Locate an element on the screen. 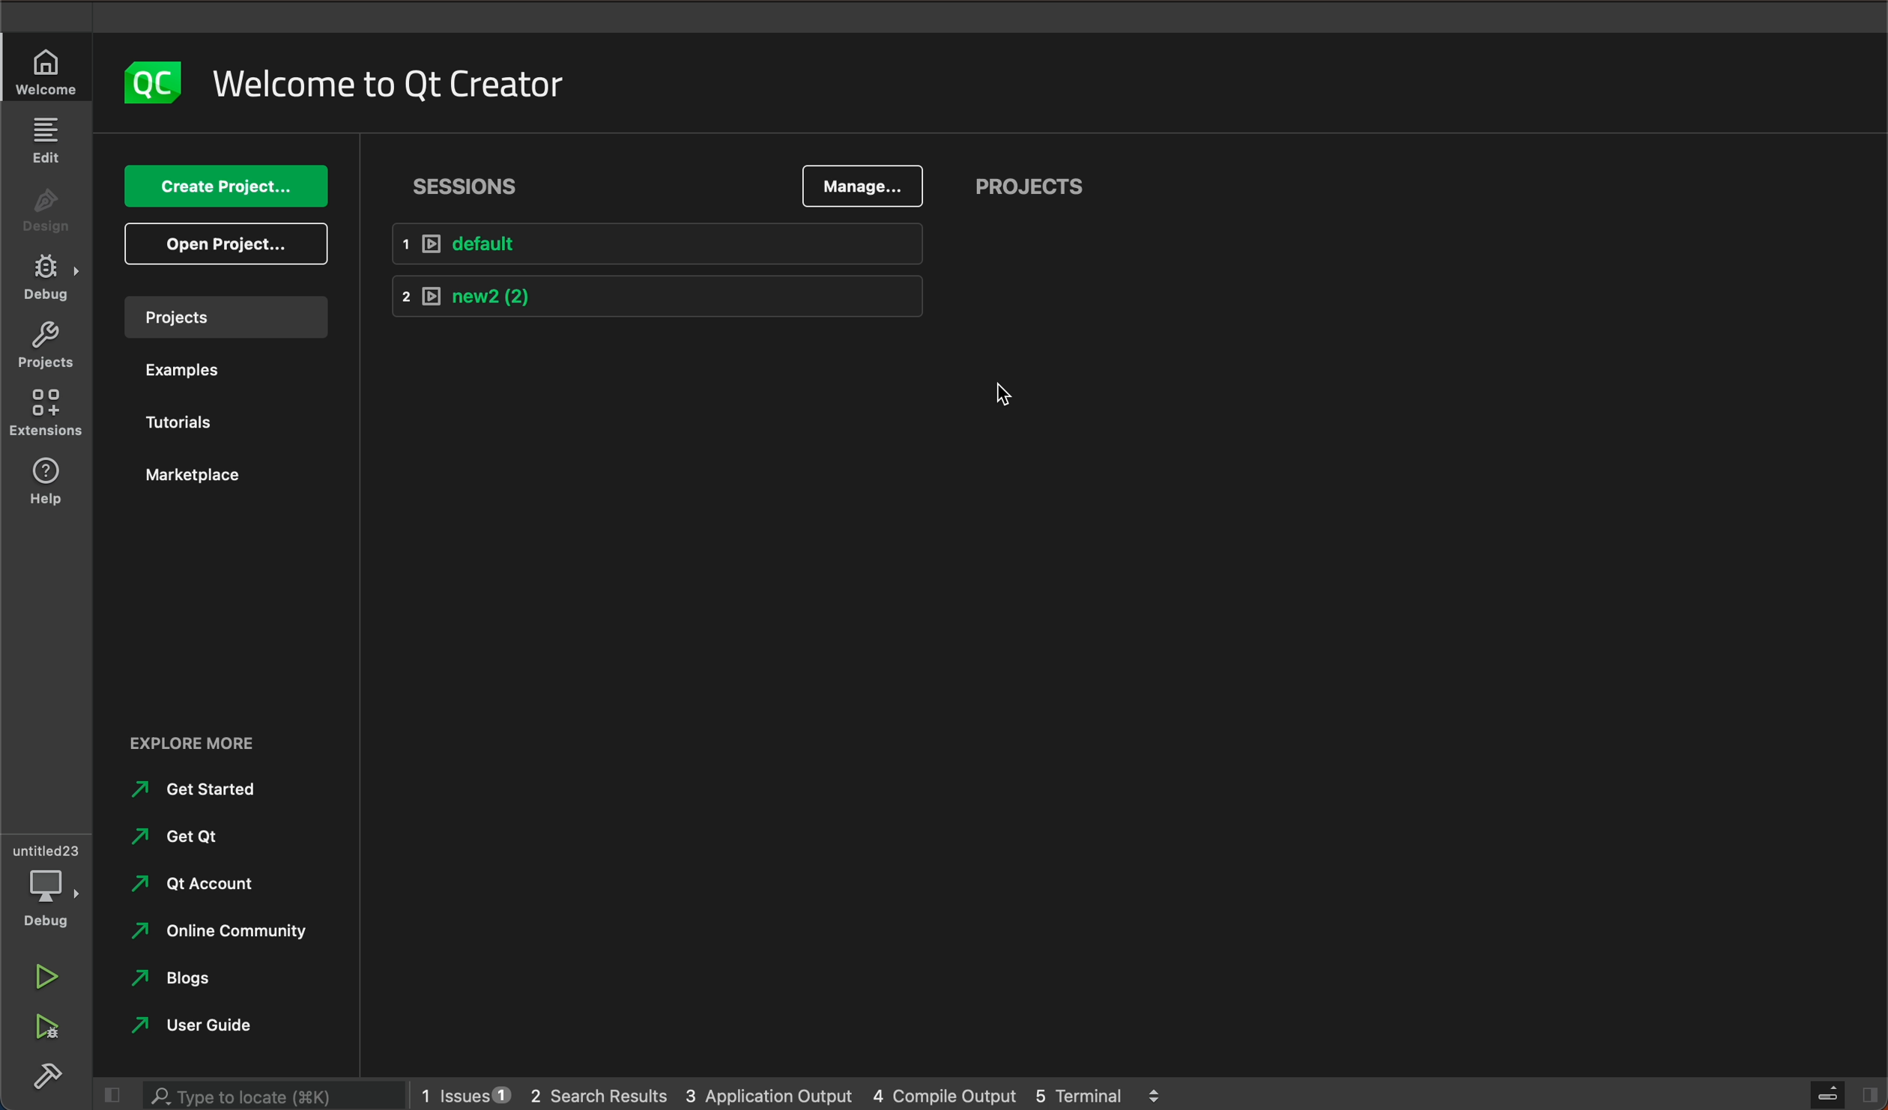  debug is located at coordinates (46, 279).